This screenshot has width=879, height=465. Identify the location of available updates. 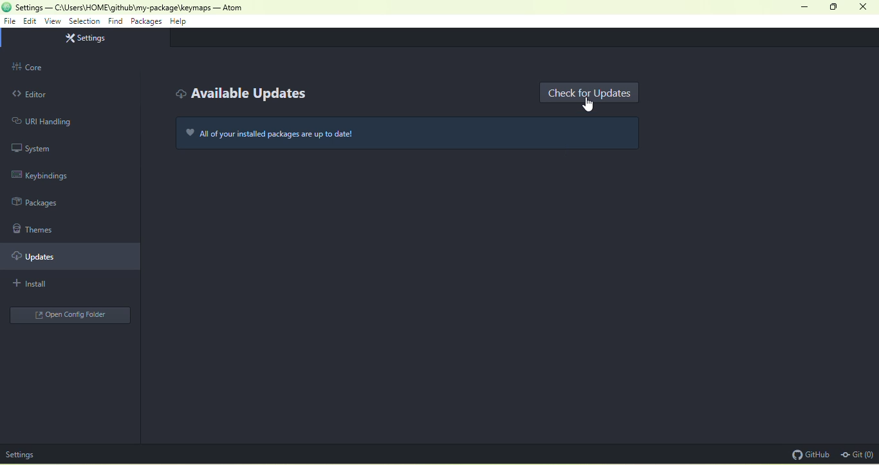
(240, 95).